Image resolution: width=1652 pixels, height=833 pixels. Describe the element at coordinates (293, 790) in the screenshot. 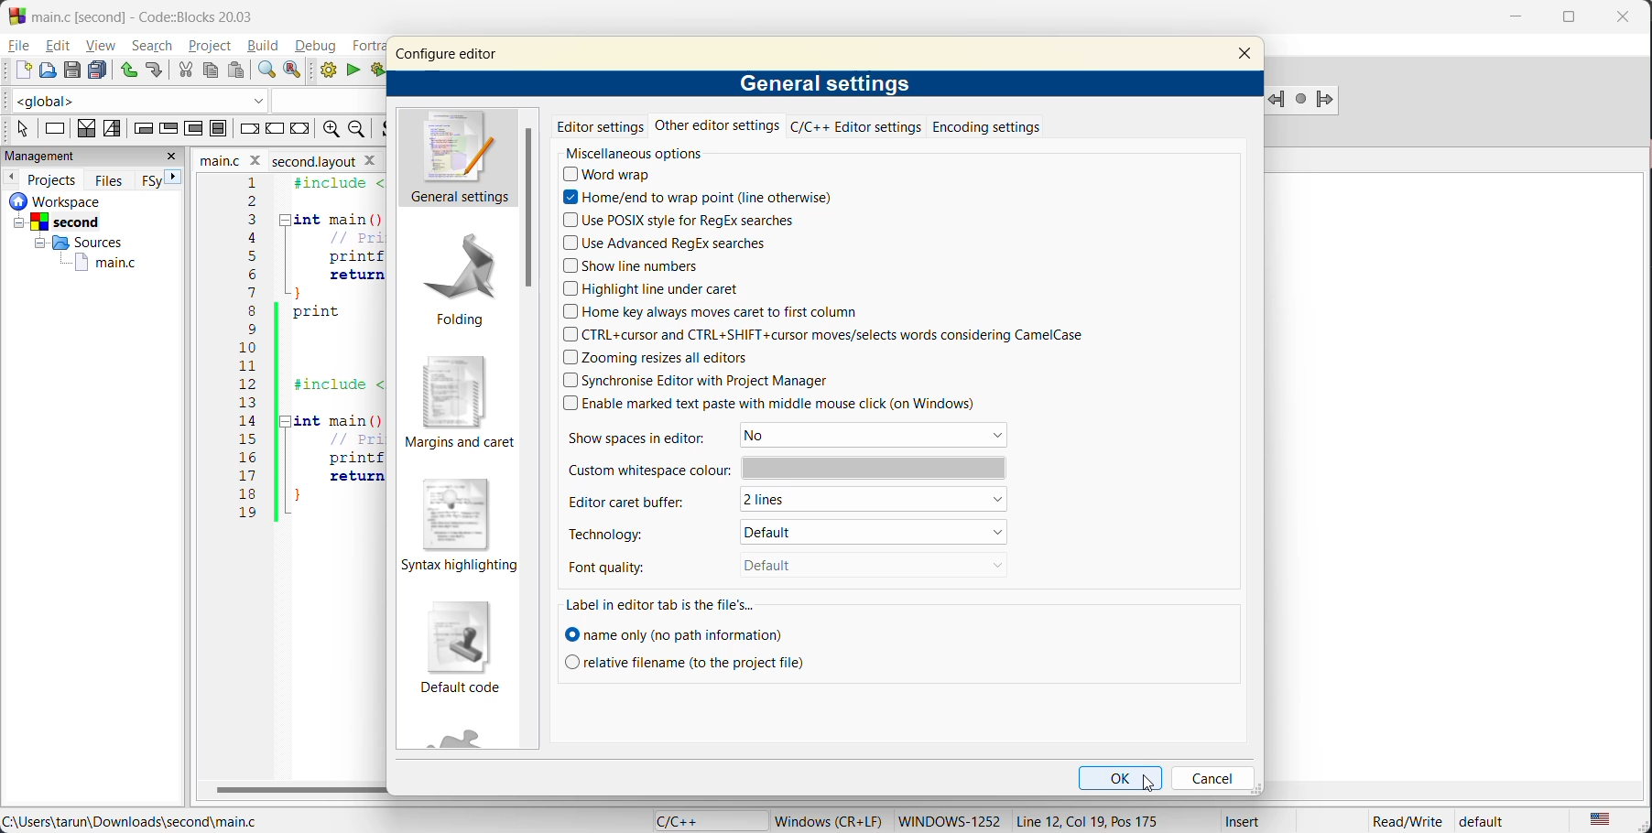

I see `horizontal scroll bar` at that location.